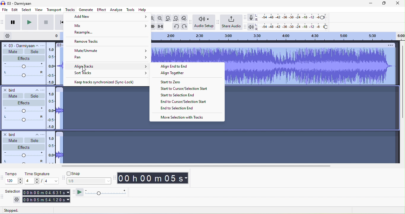 This screenshot has width=405, height=214. I want to click on minimize, so click(366, 3).